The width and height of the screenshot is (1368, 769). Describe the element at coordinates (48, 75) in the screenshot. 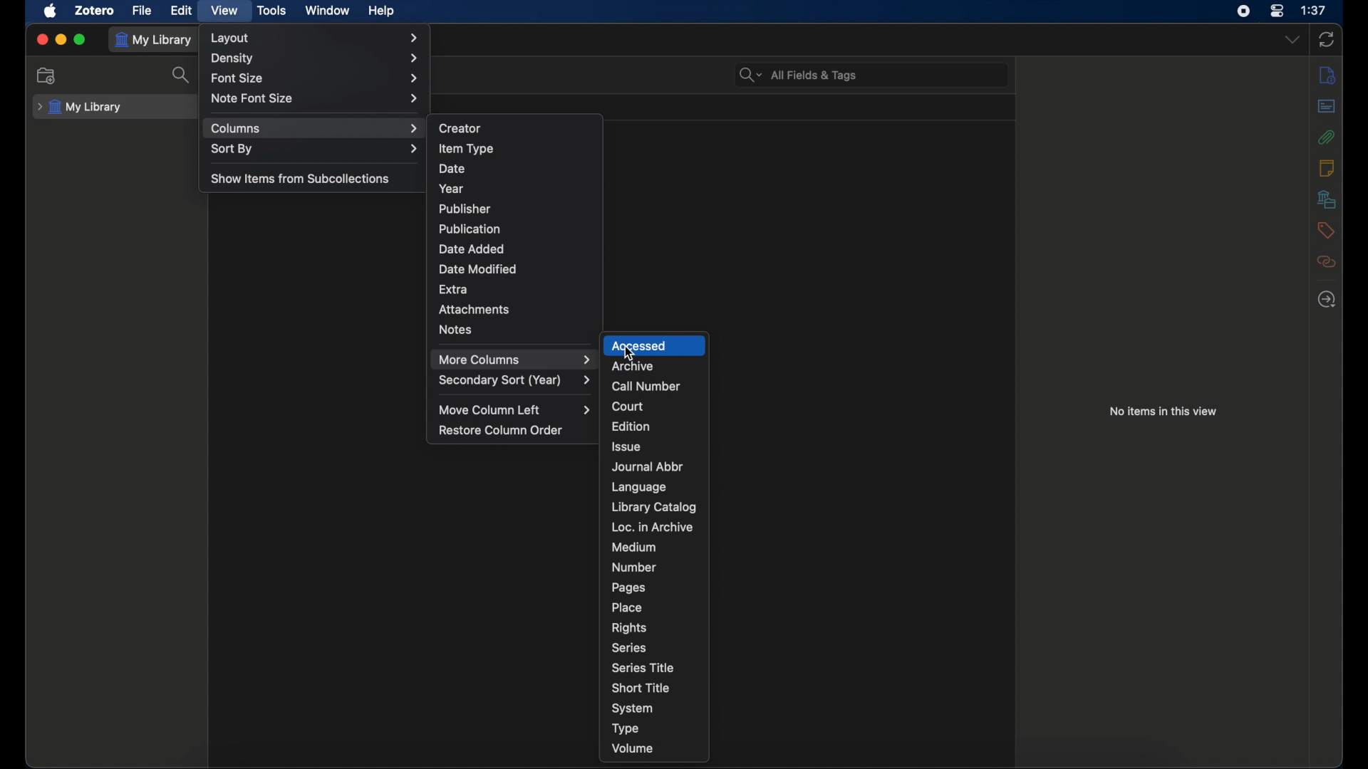

I see `new collection` at that location.